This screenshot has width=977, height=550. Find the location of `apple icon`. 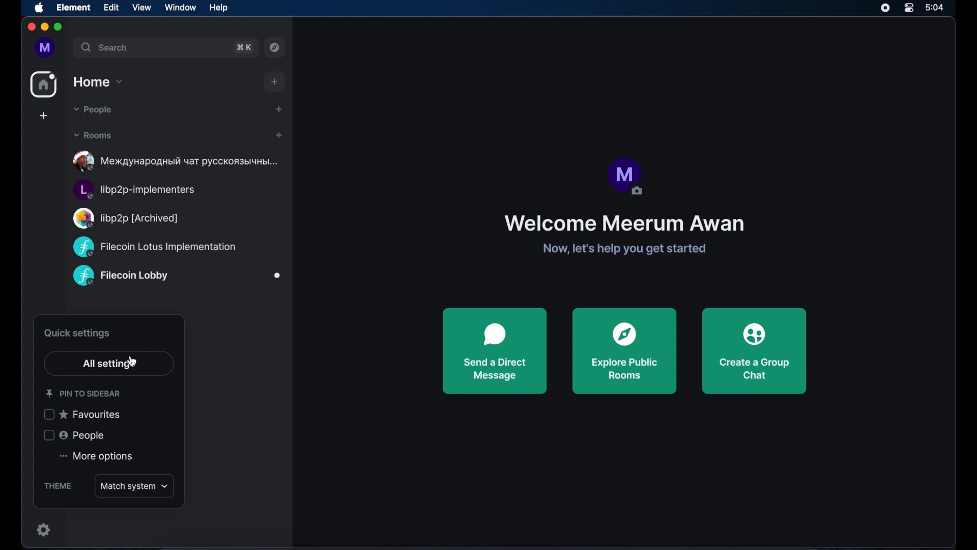

apple icon is located at coordinates (40, 8).